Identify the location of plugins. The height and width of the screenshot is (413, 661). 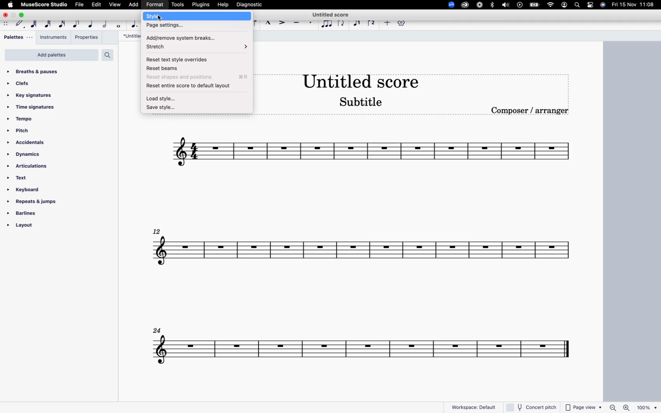
(201, 5).